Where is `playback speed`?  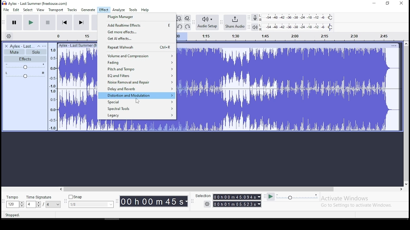
playback speed is located at coordinates (297, 197).